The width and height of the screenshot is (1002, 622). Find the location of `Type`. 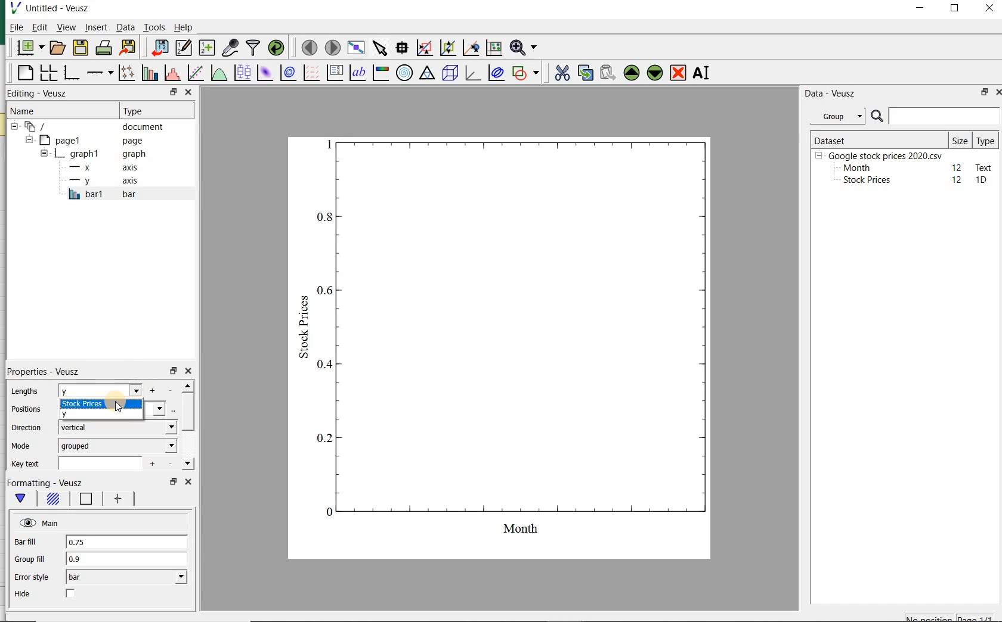

Type is located at coordinates (985, 140).